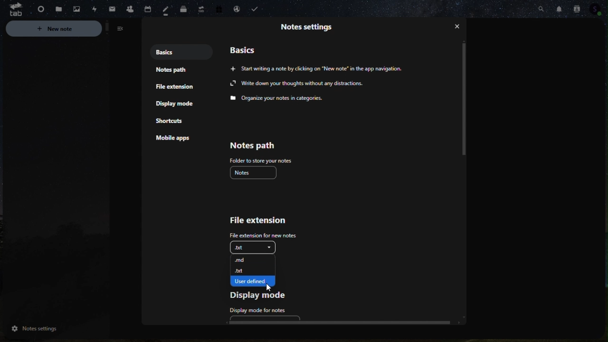 Image resolution: width=608 pixels, height=342 pixels. Describe the element at coordinates (179, 141) in the screenshot. I see `mobile apps` at that location.